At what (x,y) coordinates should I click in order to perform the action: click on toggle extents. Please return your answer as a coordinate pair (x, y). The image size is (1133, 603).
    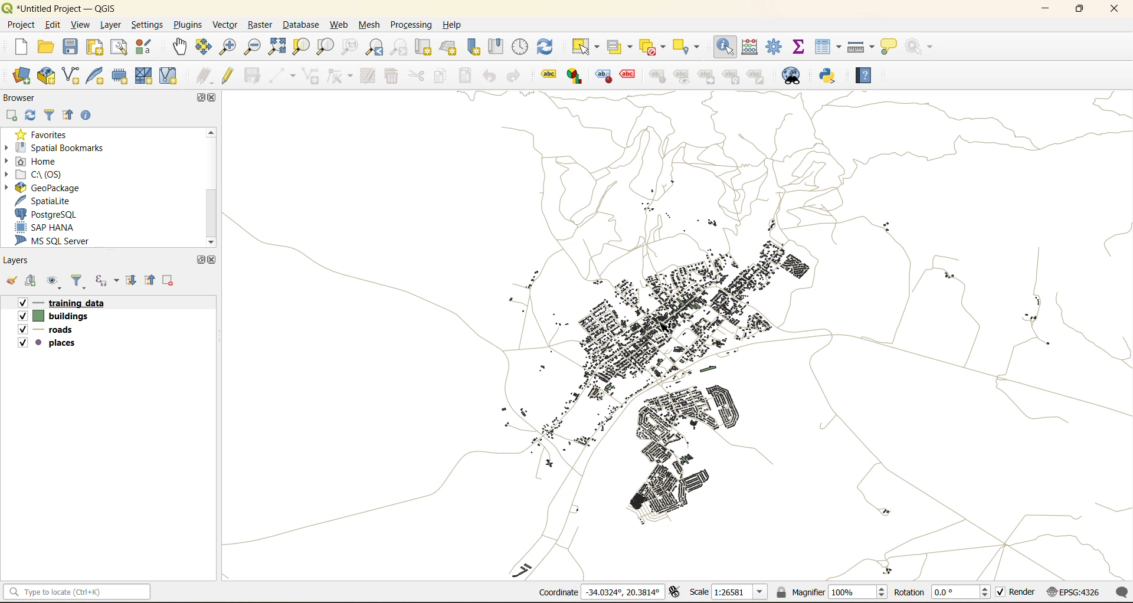
    Looking at the image, I should click on (676, 593).